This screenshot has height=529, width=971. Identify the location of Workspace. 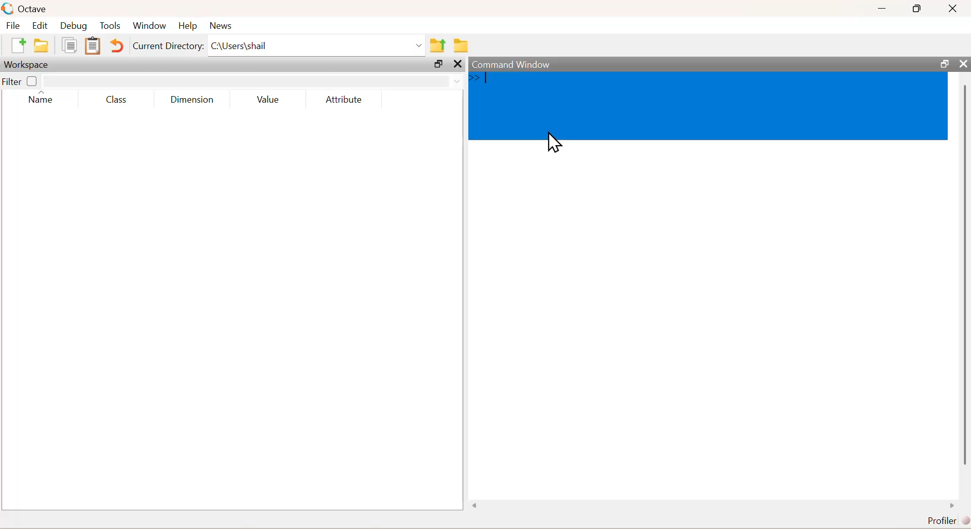
(26, 65).